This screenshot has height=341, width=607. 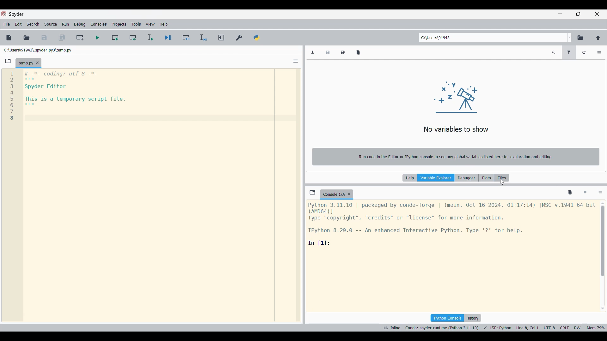 What do you see at coordinates (204, 38) in the screenshot?
I see `Debug selection/current line` at bounding box center [204, 38].